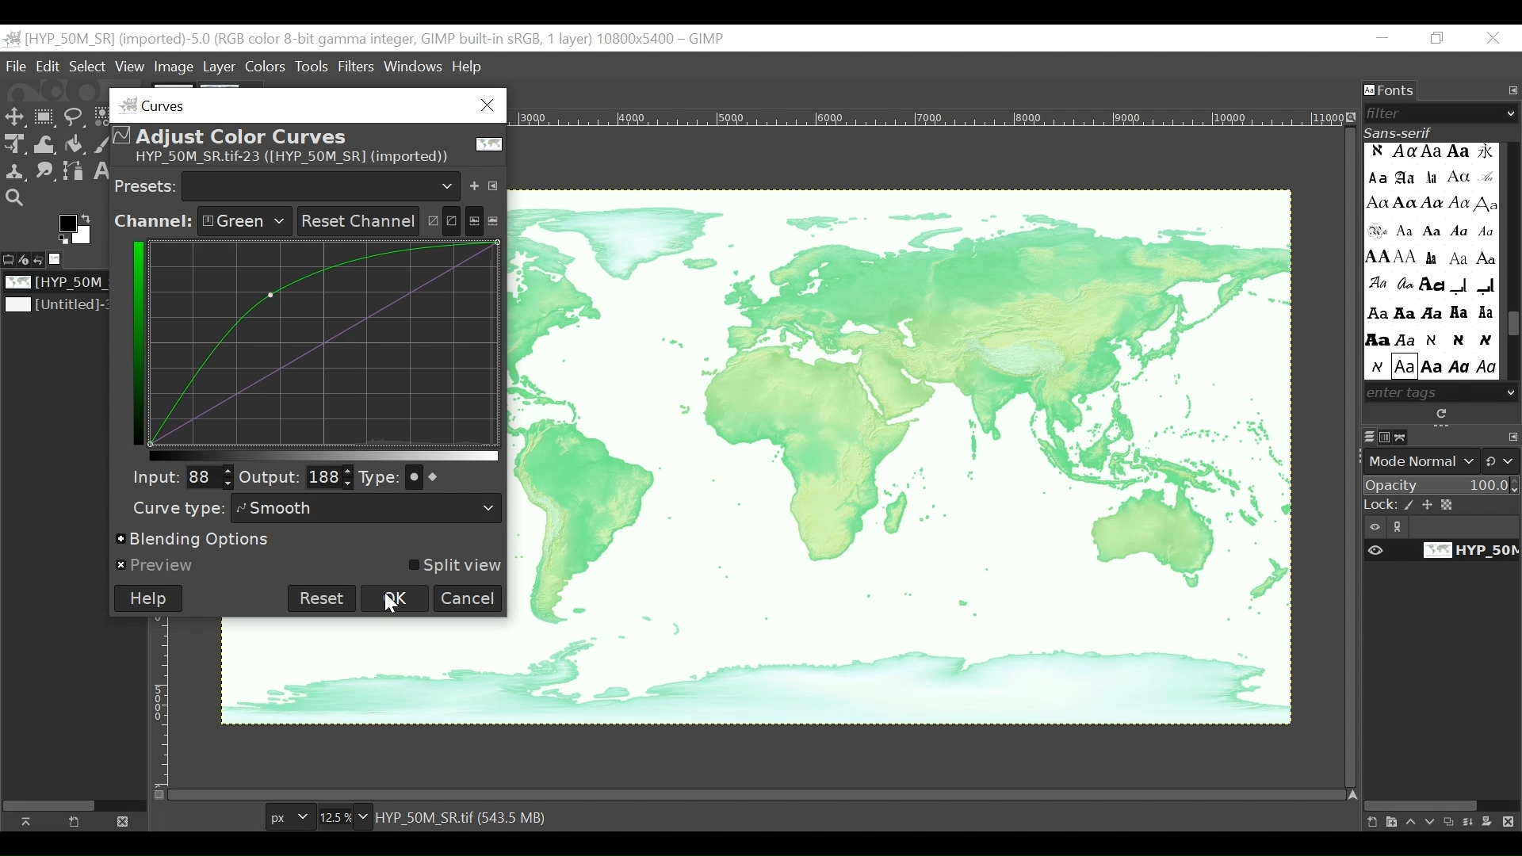  I want to click on Horizontal Ruler, so click(929, 117).